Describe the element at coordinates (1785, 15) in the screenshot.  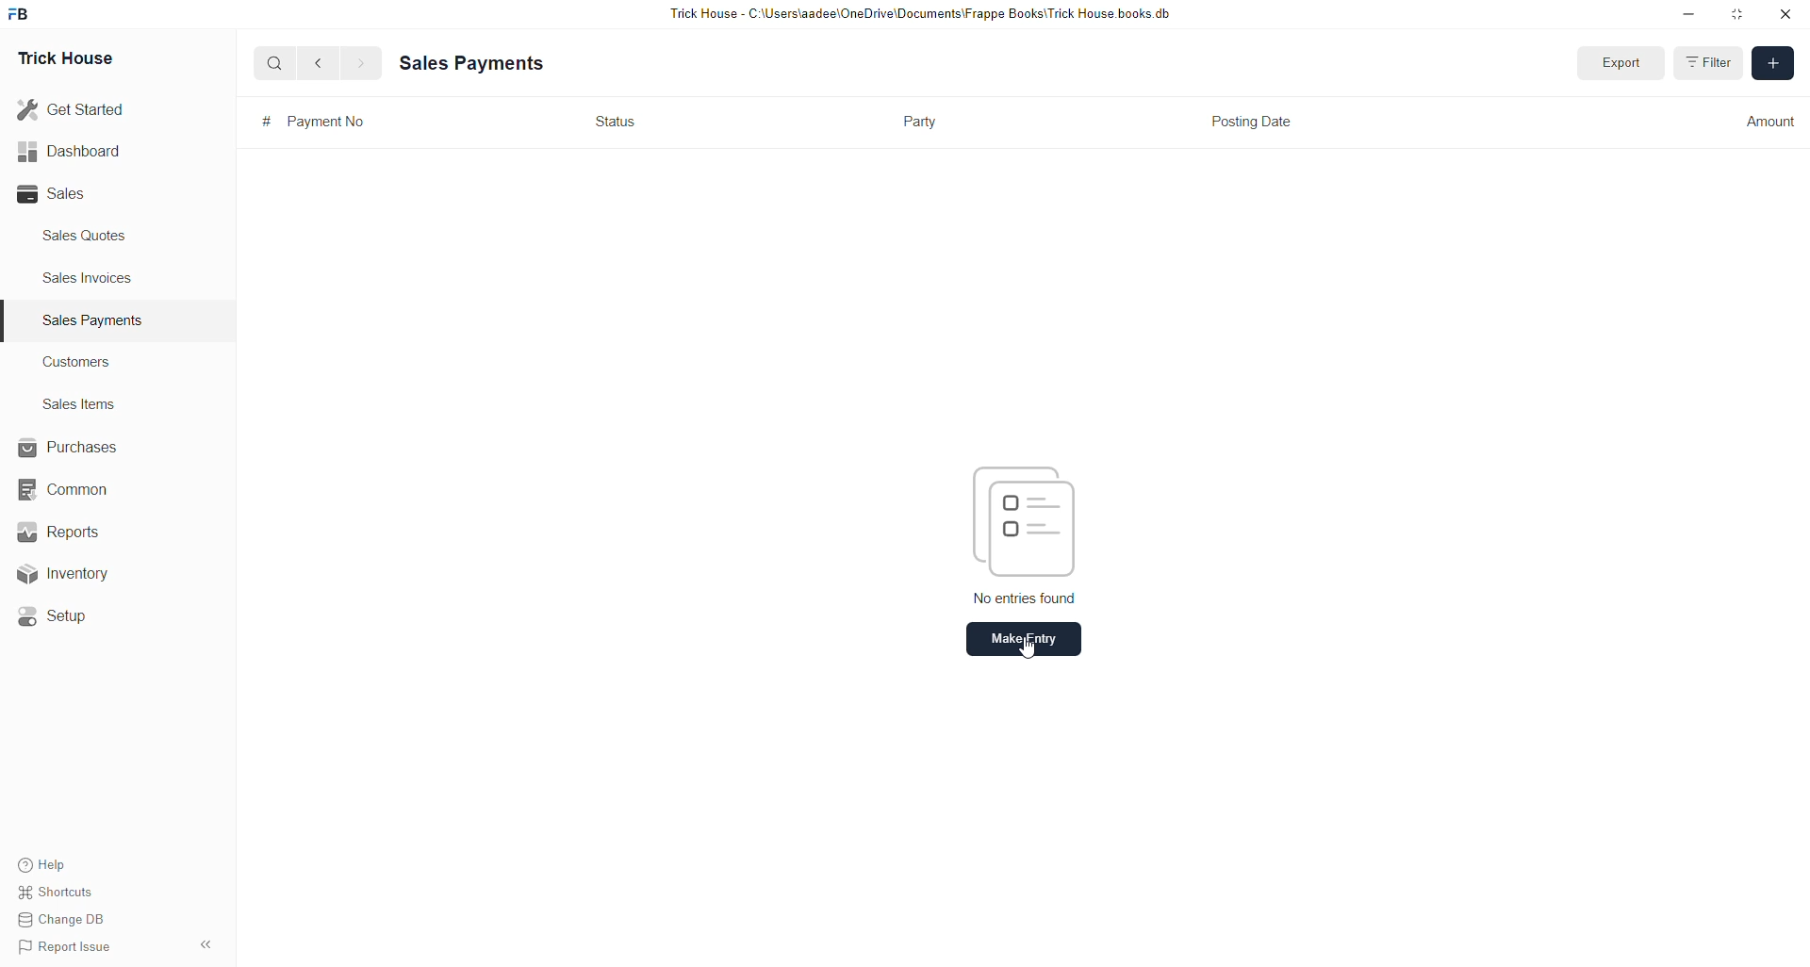
I see `Close` at that location.